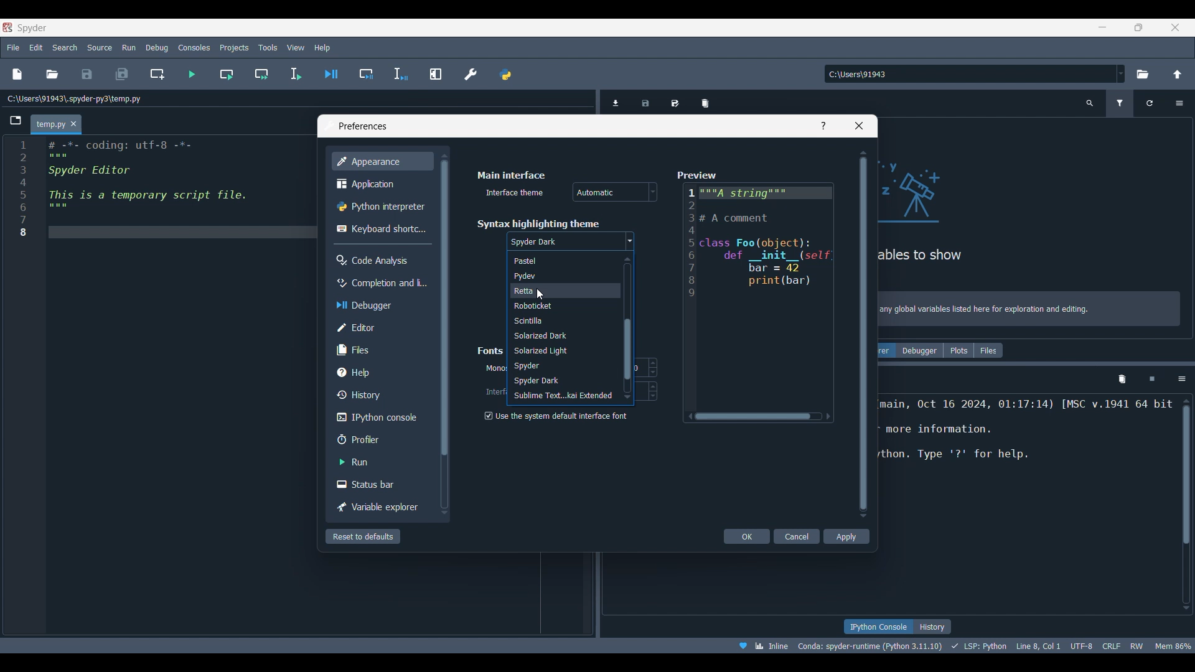 This screenshot has width=1195, height=672. What do you see at coordinates (513, 193) in the screenshot?
I see `Indicates interface theme options` at bounding box center [513, 193].